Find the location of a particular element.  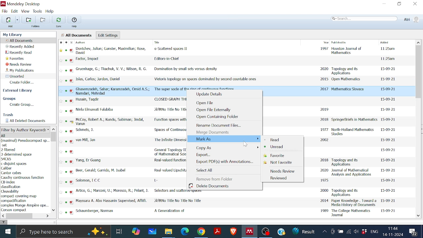

 File Details Columns is located at coordinates (233, 43).